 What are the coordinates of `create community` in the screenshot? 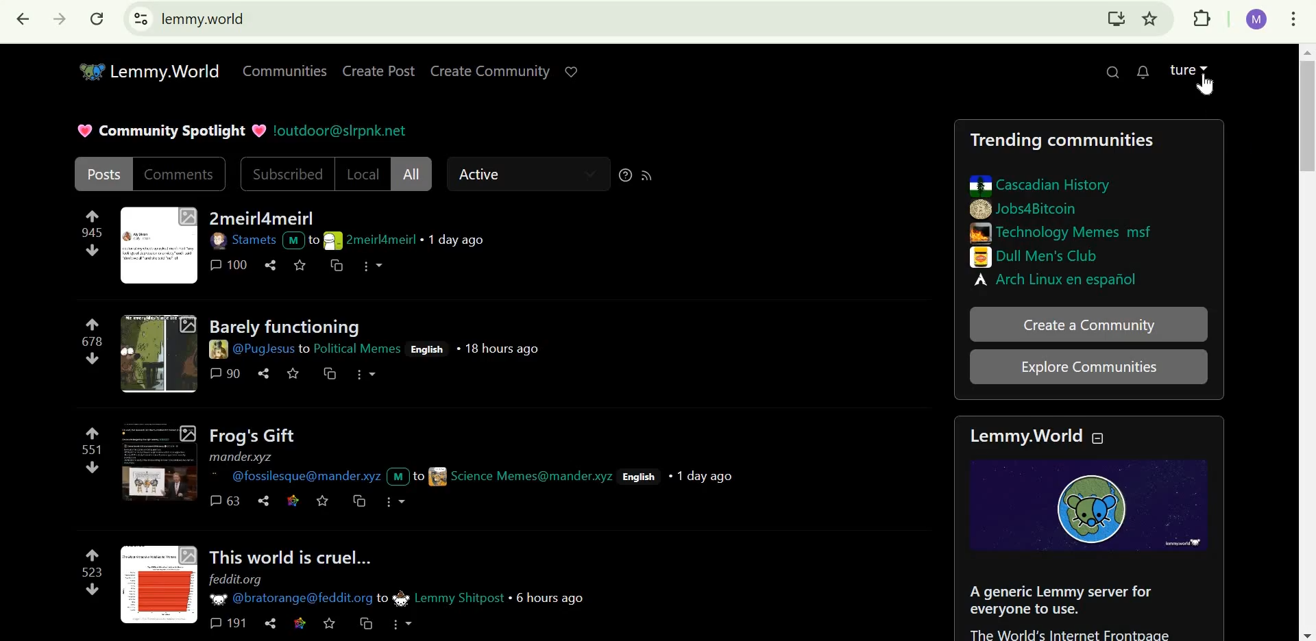 It's located at (490, 72).